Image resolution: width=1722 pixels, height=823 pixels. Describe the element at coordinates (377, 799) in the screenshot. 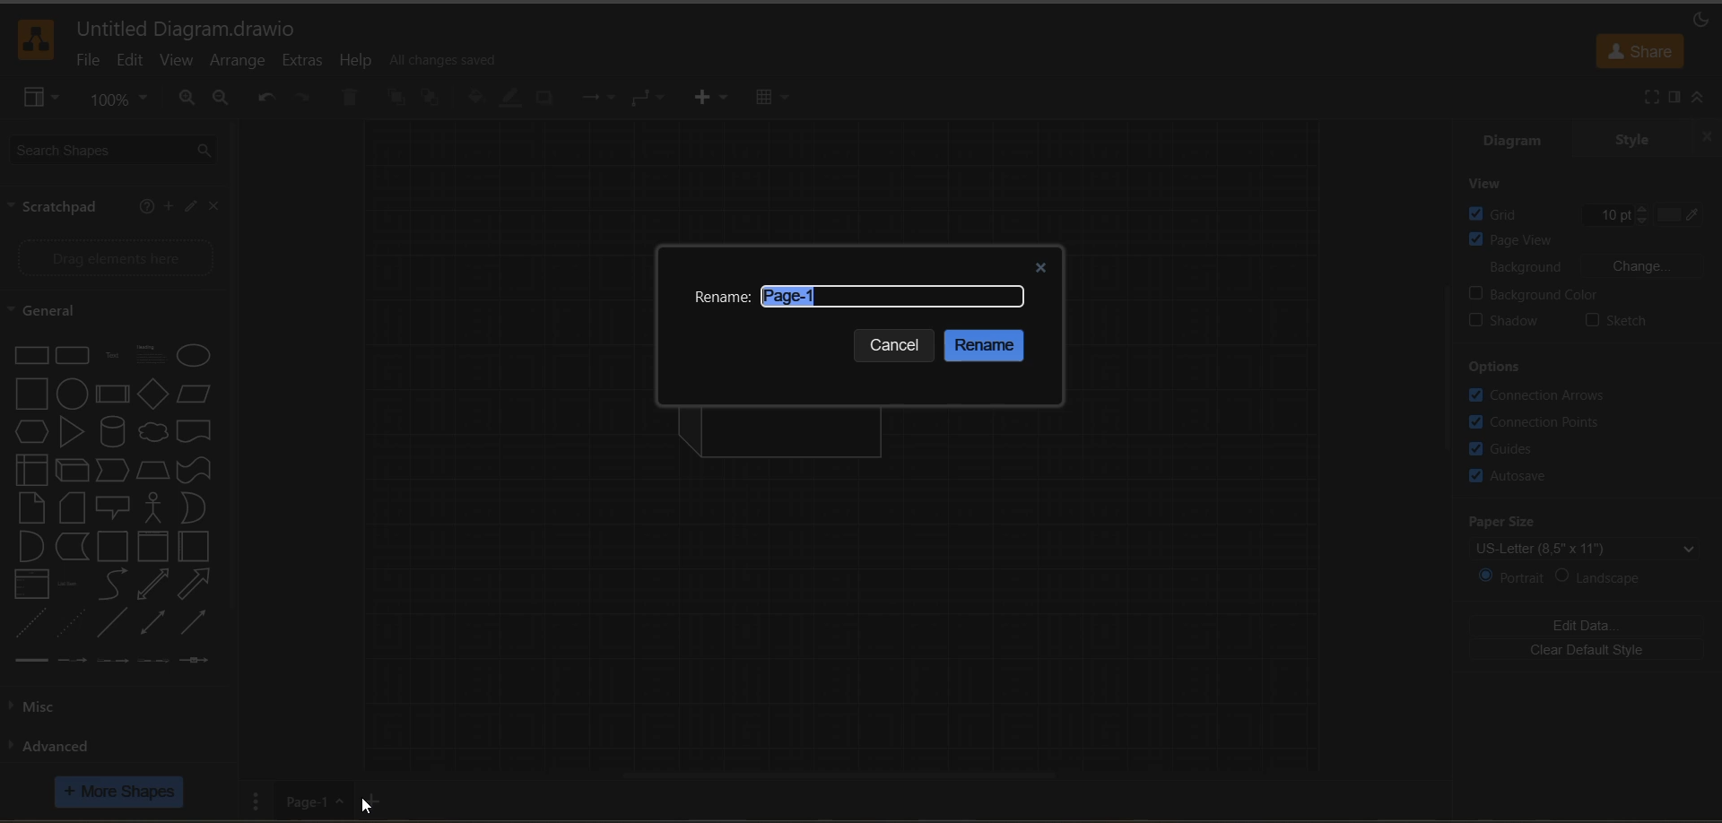

I see `Cursor on insert page` at that location.